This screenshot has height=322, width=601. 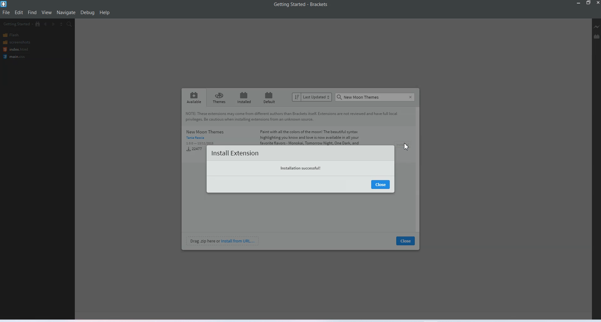 What do you see at coordinates (4, 4) in the screenshot?
I see `Logo` at bounding box center [4, 4].